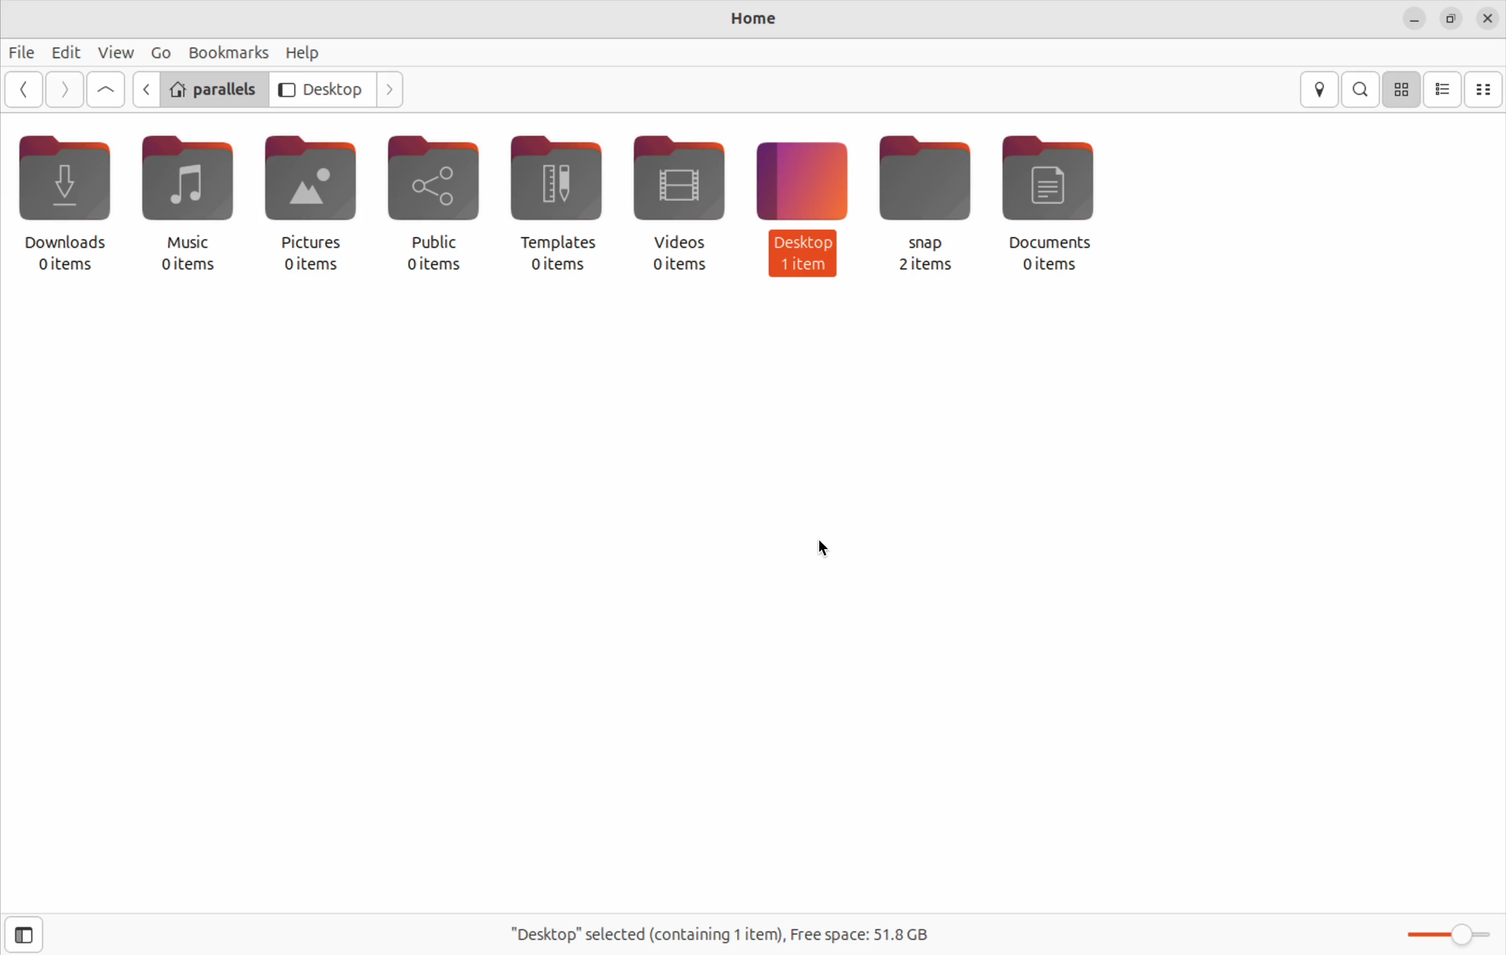  Describe the element at coordinates (65, 52) in the screenshot. I see `edit` at that location.